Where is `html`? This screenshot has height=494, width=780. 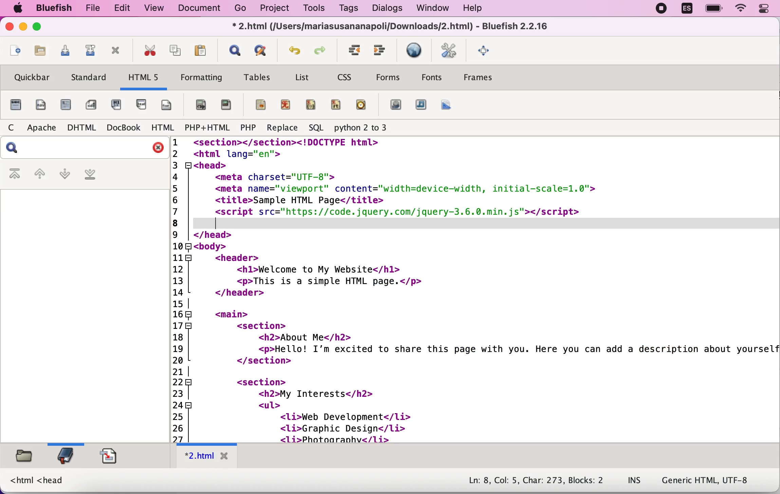 html is located at coordinates (163, 128).